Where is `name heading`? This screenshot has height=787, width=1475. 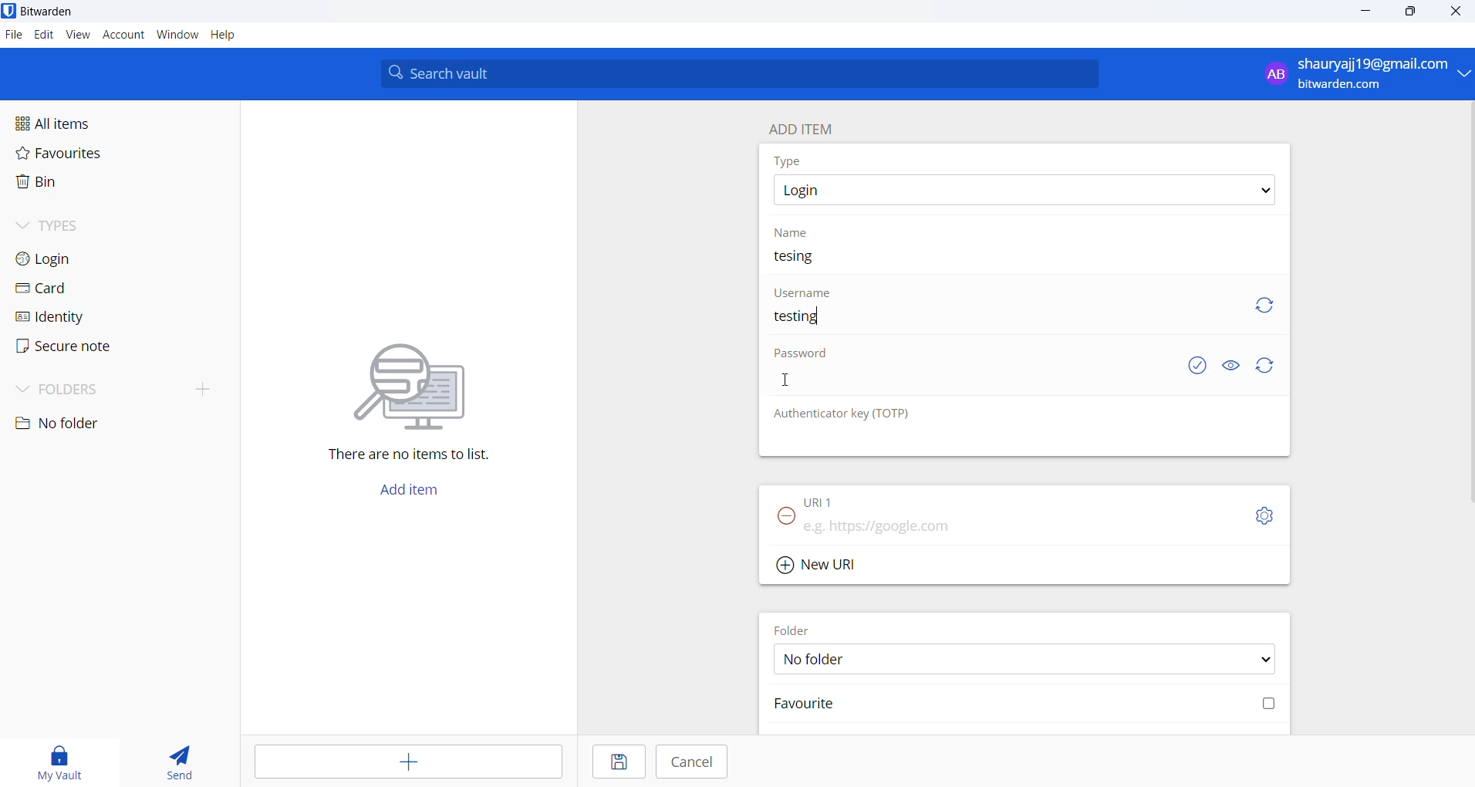 name heading is located at coordinates (792, 234).